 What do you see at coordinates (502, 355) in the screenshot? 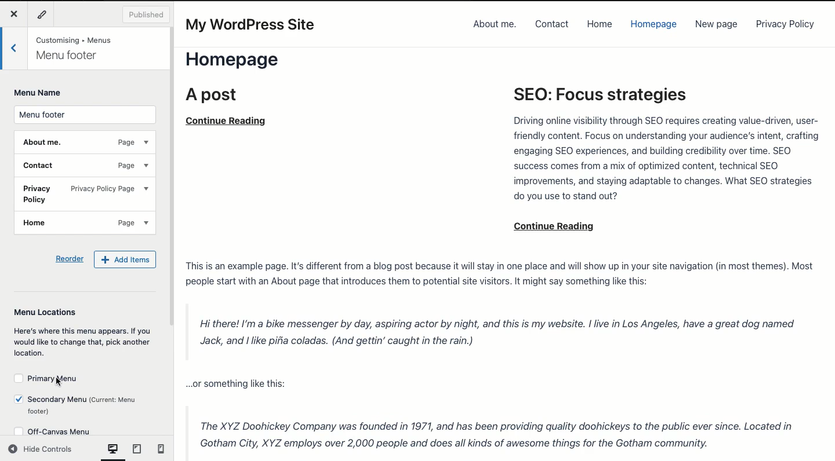
I see `Post content` at bounding box center [502, 355].